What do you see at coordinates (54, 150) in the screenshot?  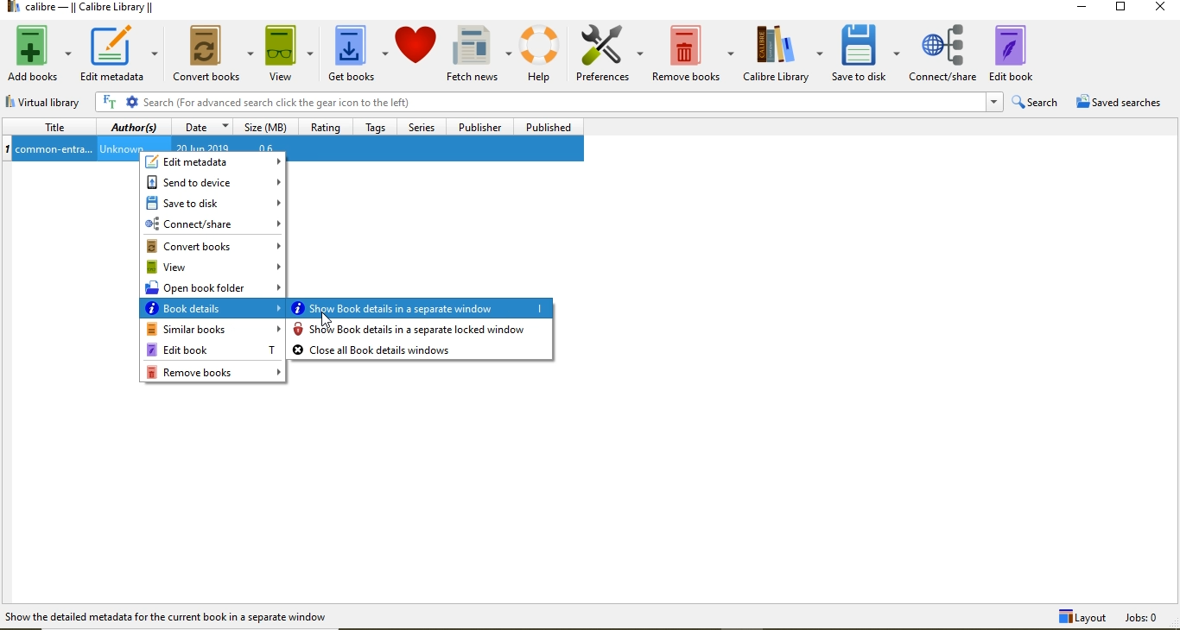 I see `common-entra...` at bounding box center [54, 150].